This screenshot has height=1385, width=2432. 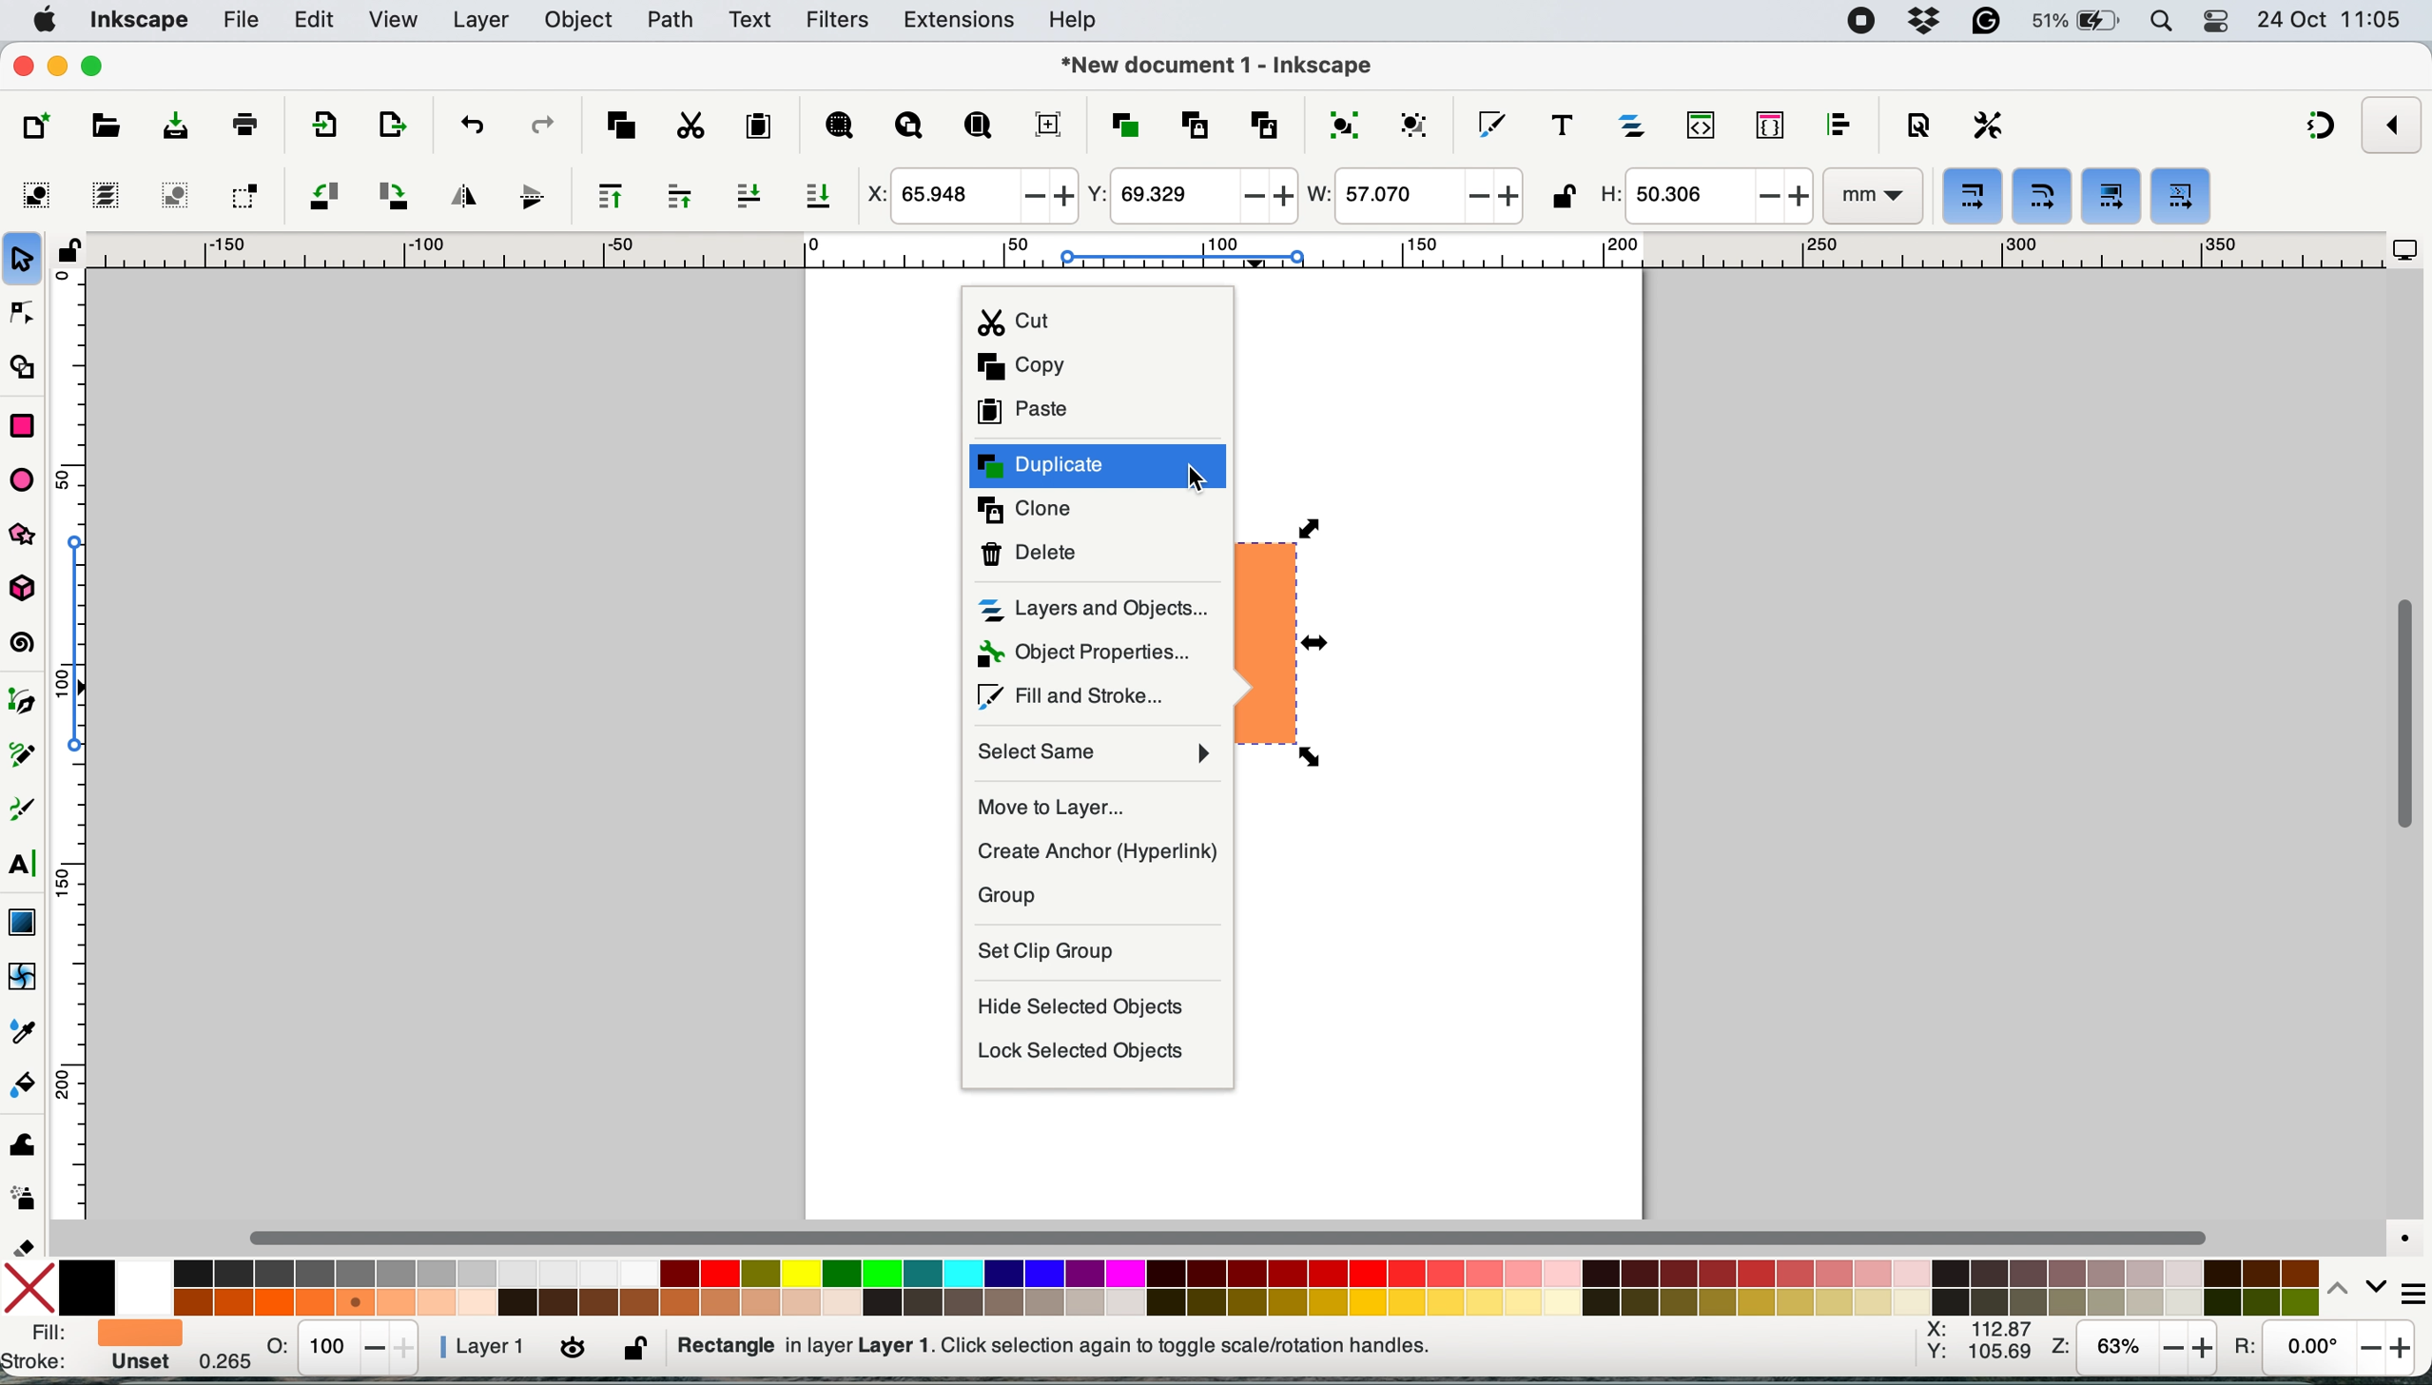 What do you see at coordinates (2077, 21) in the screenshot?
I see `battery` at bounding box center [2077, 21].